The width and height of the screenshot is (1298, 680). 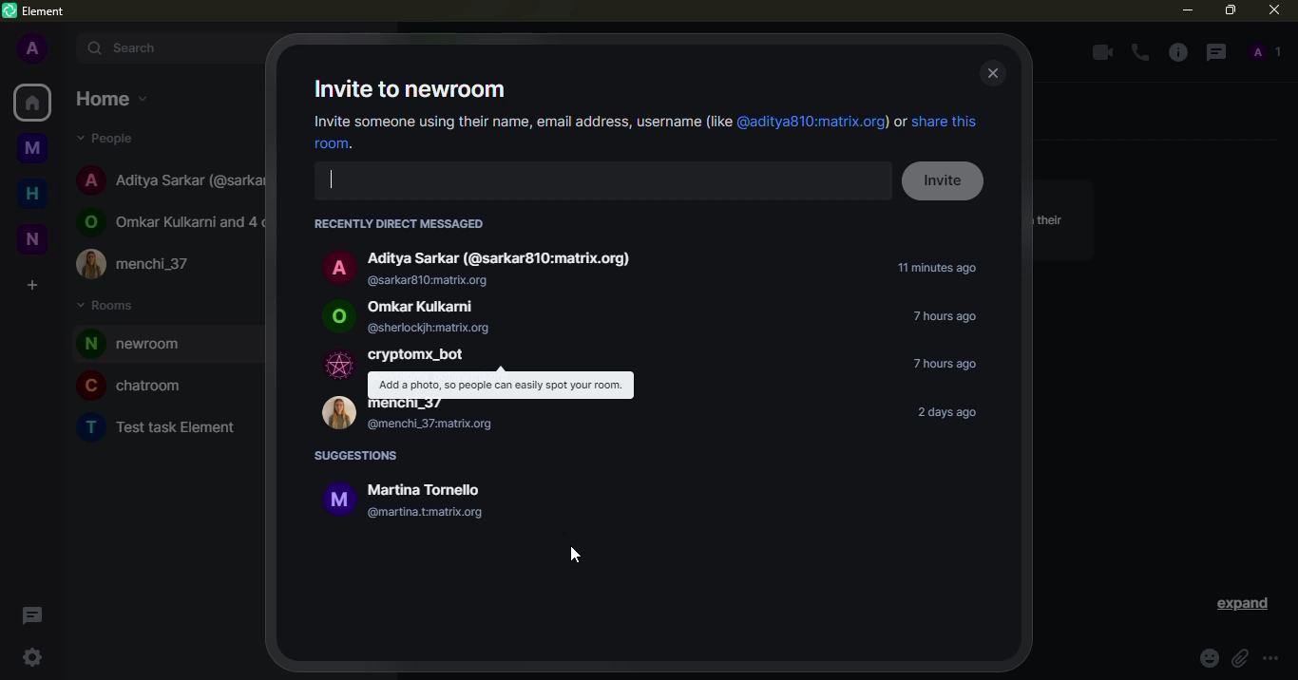 I want to click on room added, so click(x=143, y=344).